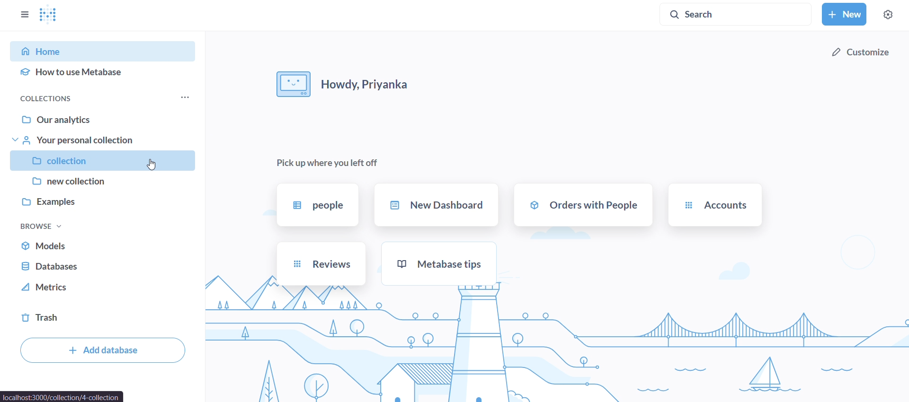 Image resolution: width=909 pixels, height=402 pixels. I want to click on close sidebar, so click(24, 14).